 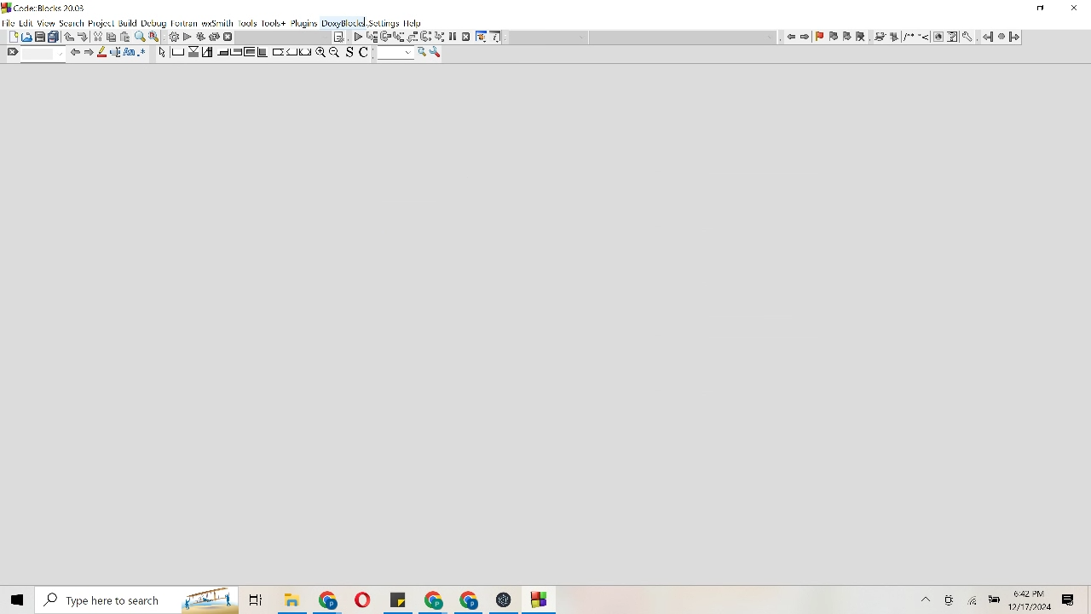 What do you see at coordinates (9, 21) in the screenshot?
I see `File` at bounding box center [9, 21].